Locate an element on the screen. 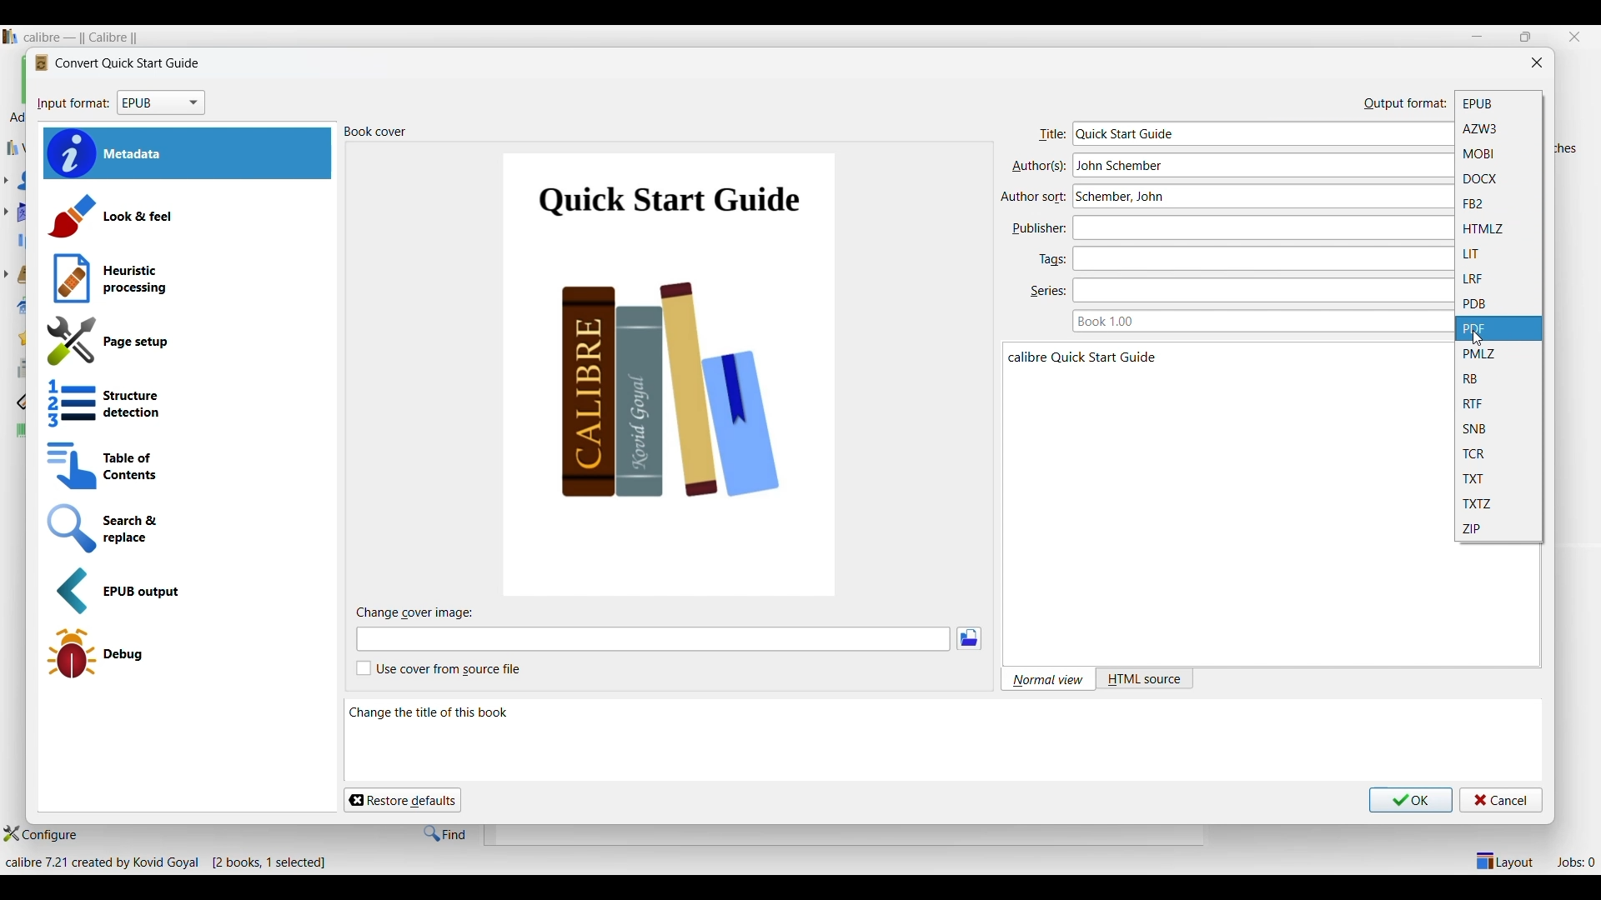  LRF is located at coordinates (1498, 279).